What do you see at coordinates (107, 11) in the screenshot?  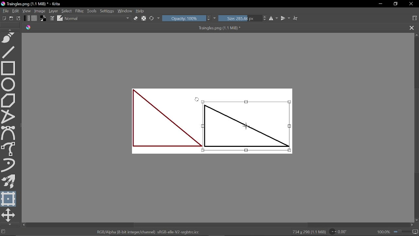 I see `Settings` at bounding box center [107, 11].